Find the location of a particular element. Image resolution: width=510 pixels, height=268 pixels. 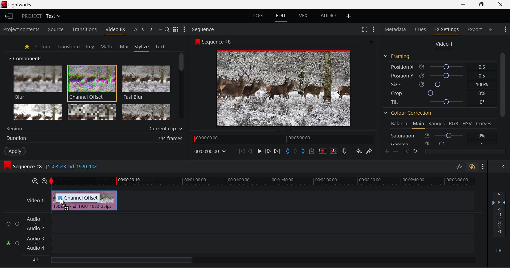

Transitions is located at coordinates (84, 29).